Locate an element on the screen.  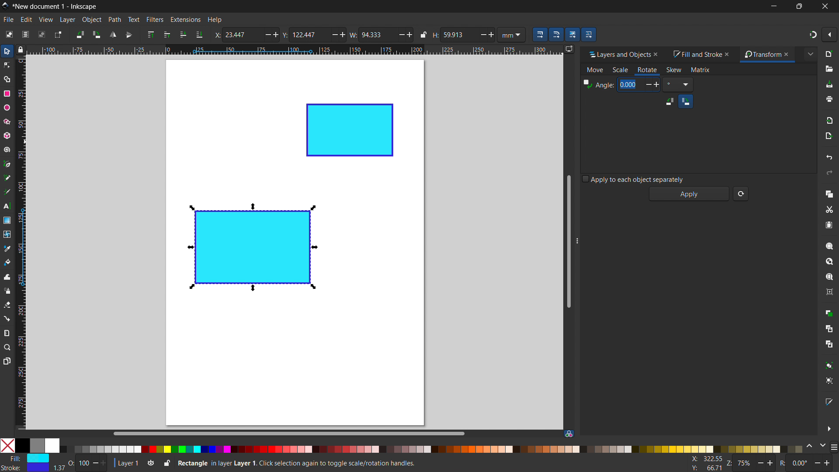
minus/ decrease is located at coordinates (264, 35).